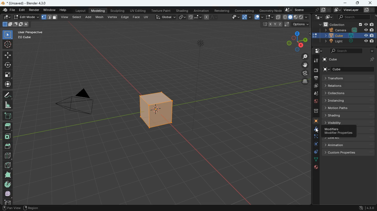 This screenshot has width=377, height=211. I want to click on edit, so click(20, 17).